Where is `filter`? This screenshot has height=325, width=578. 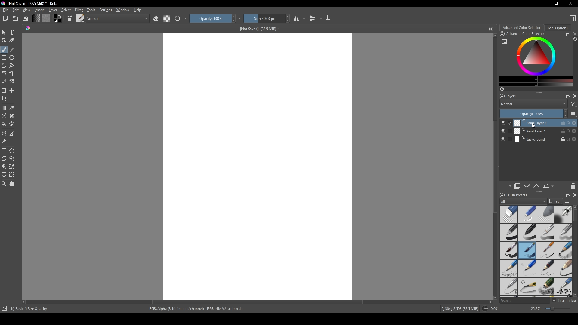 filter is located at coordinates (573, 104).